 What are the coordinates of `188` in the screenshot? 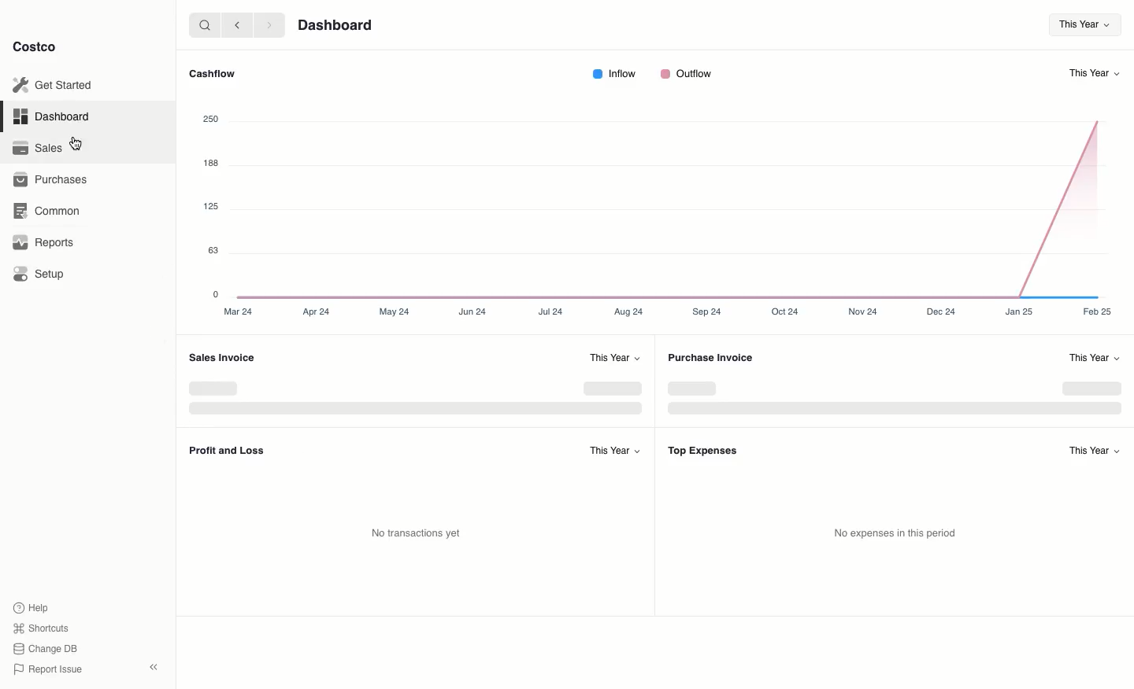 It's located at (210, 163).